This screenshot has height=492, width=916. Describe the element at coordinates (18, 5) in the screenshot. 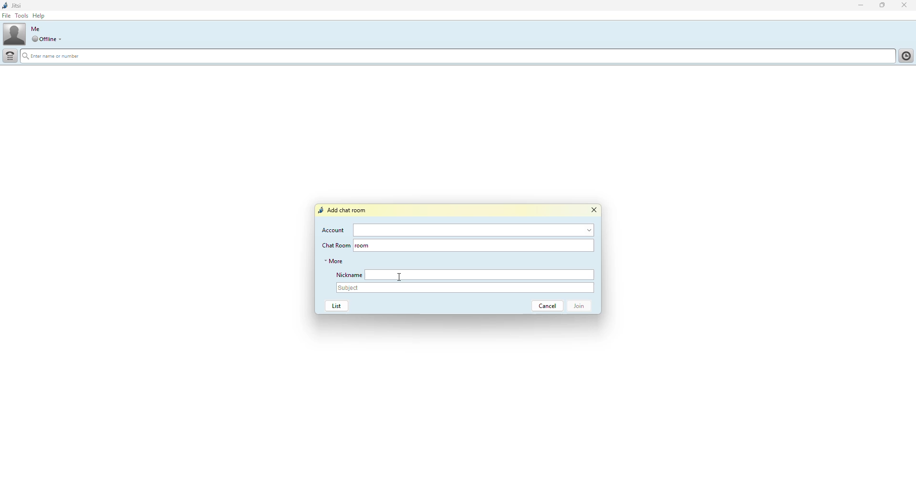

I see `jitsi` at that location.